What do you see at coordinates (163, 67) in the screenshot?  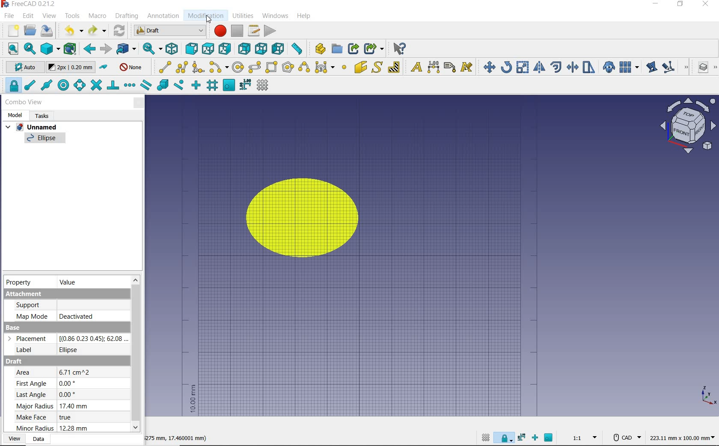 I see `line` at bounding box center [163, 67].